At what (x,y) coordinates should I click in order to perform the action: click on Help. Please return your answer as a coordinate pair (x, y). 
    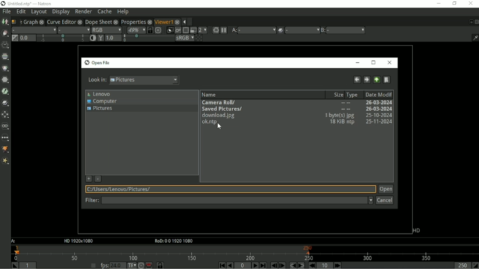
    Looking at the image, I should click on (122, 12).